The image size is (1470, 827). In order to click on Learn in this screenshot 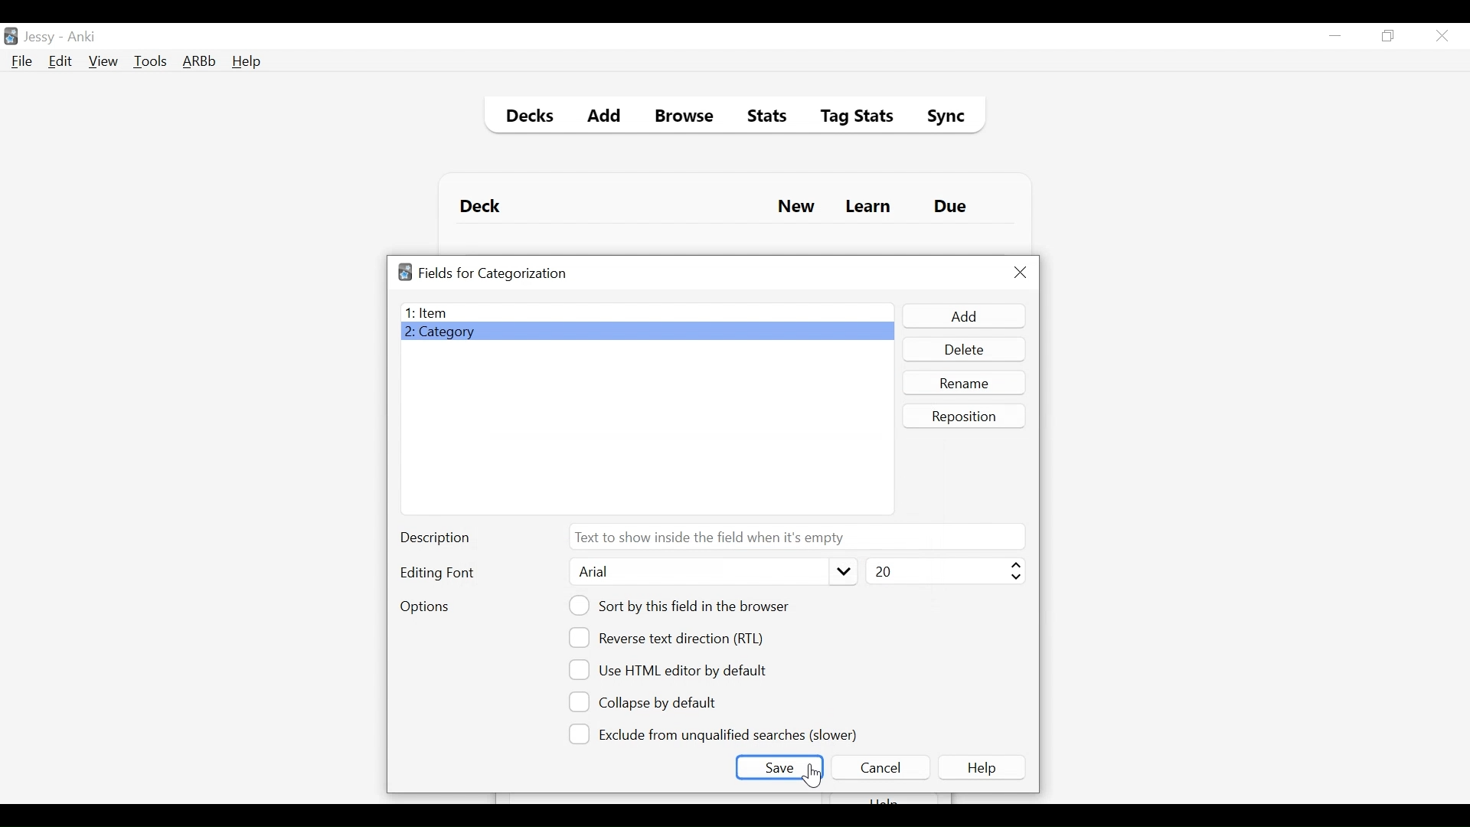, I will do `click(867, 208)`.